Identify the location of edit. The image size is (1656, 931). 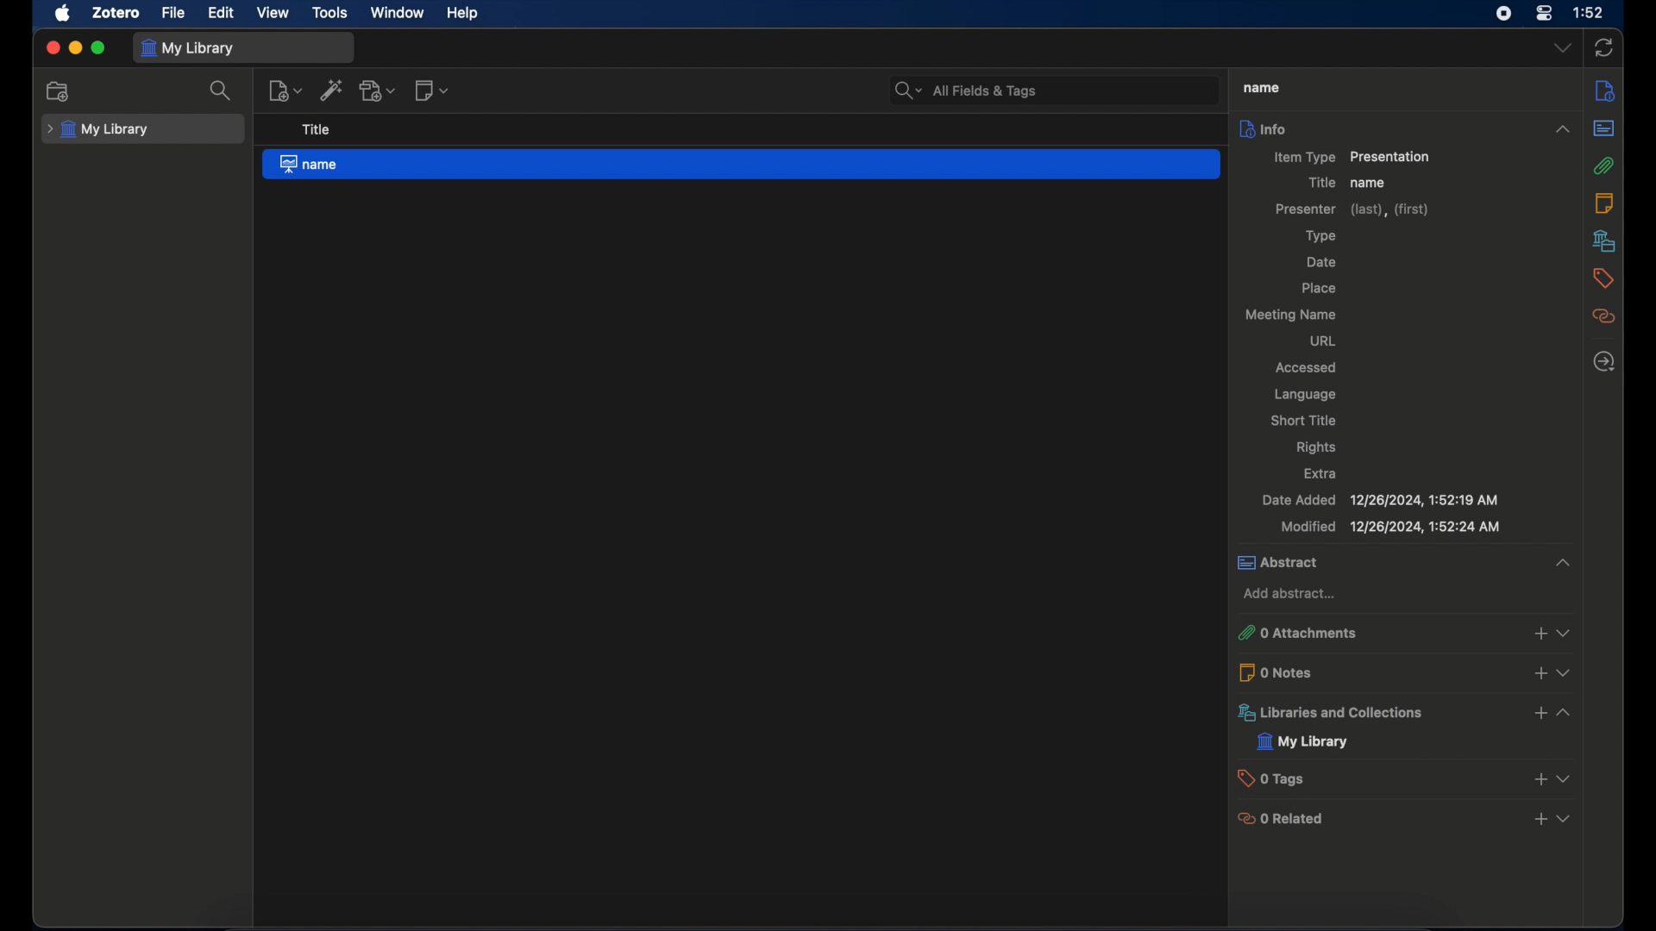
(223, 13).